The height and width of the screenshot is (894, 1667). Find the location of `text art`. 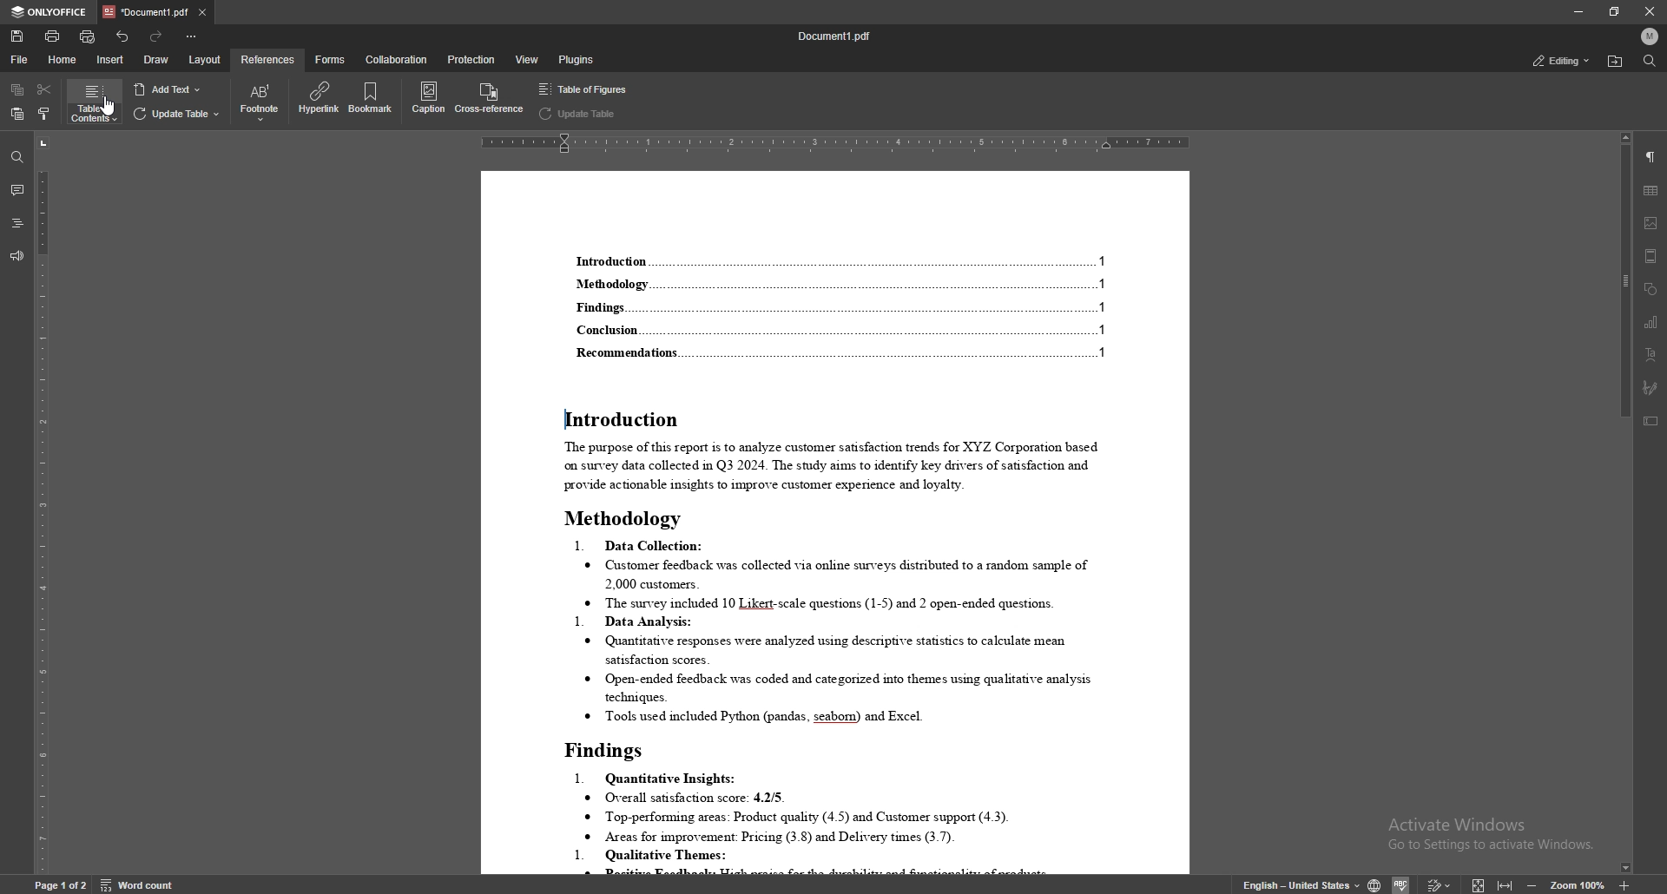

text art is located at coordinates (1651, 356).